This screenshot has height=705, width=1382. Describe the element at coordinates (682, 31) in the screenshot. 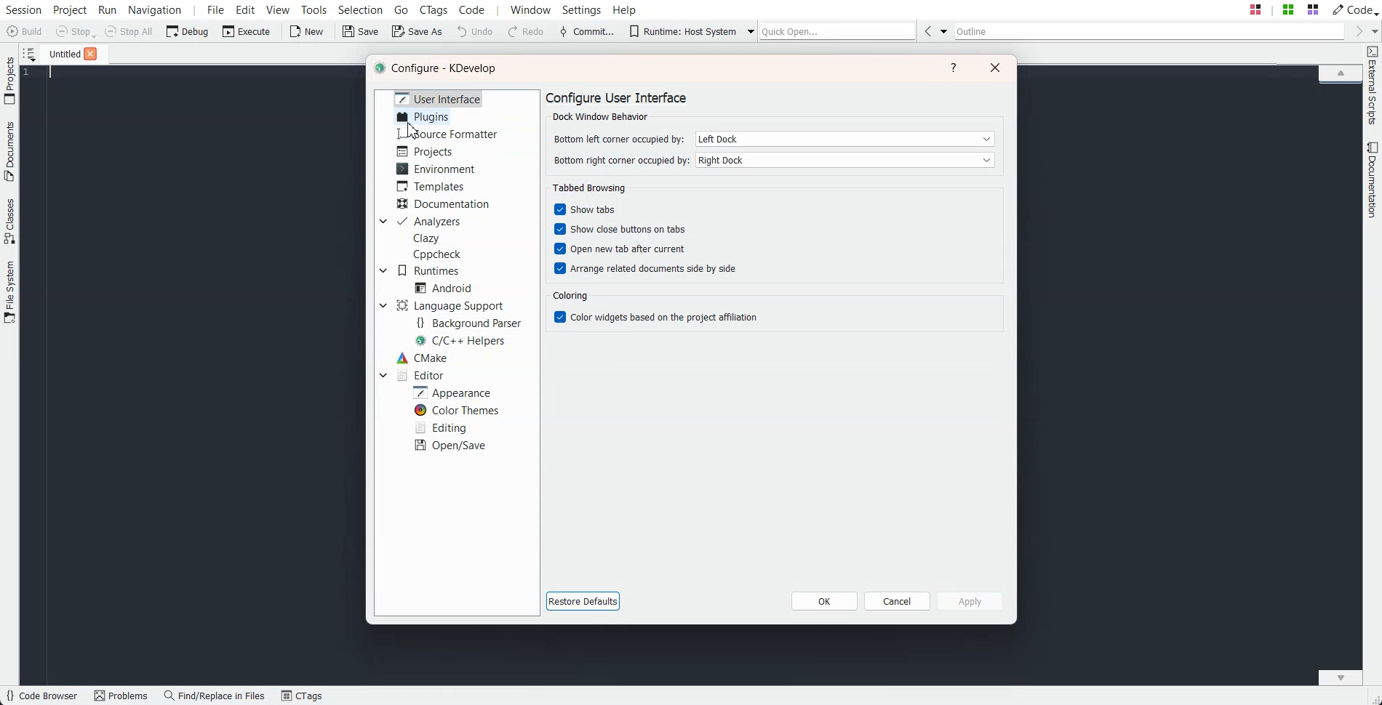

I see `Runtime: Host System` at that location.